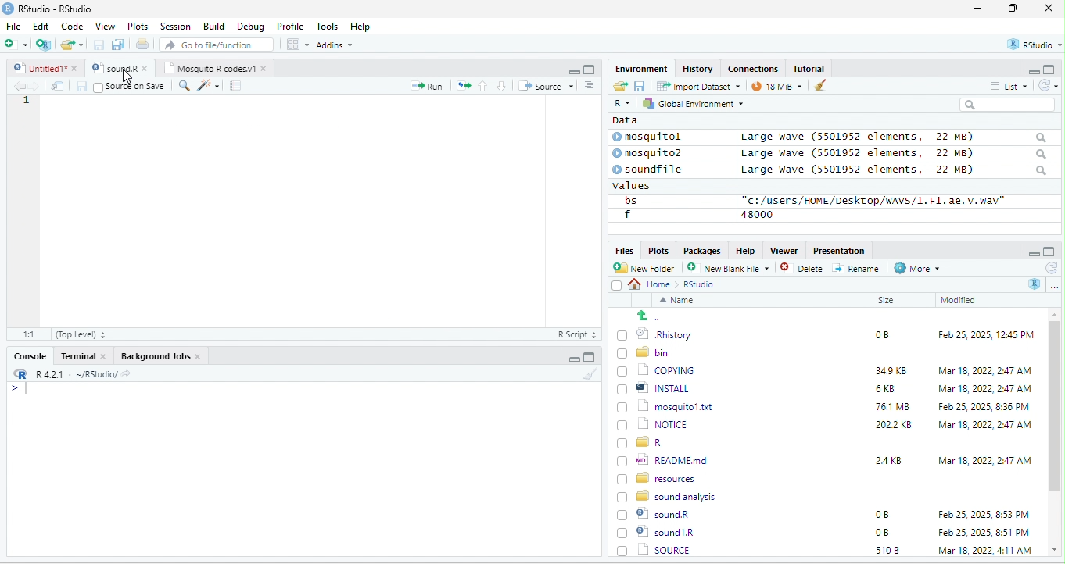  I want to click on History, so click(698, 68).